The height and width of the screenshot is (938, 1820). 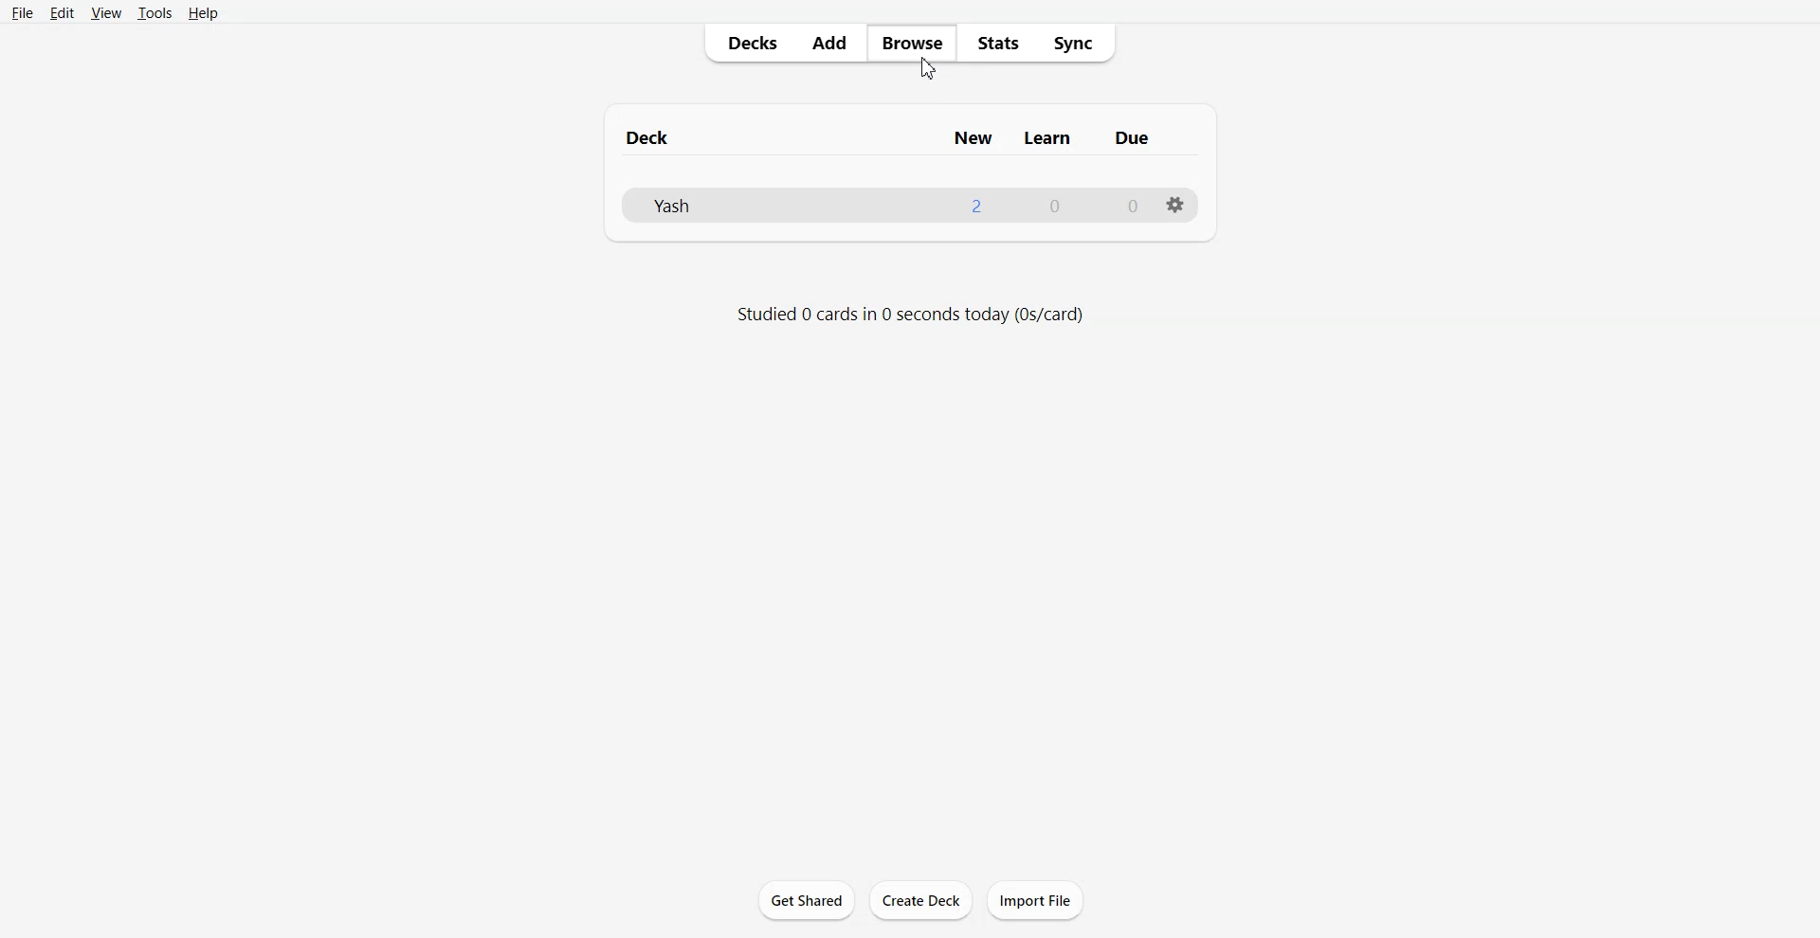 I want to click on New, so click(x=976, y=138).